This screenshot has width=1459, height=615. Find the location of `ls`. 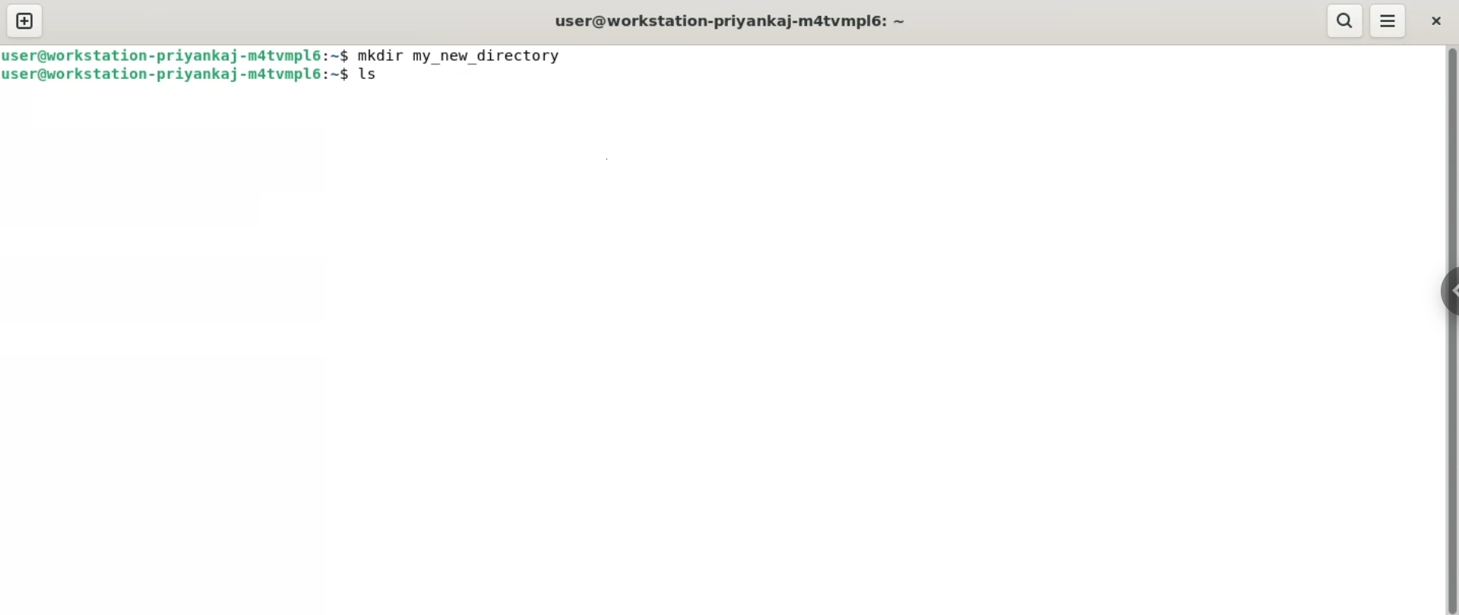

ls is located at coordinates (376, 76).